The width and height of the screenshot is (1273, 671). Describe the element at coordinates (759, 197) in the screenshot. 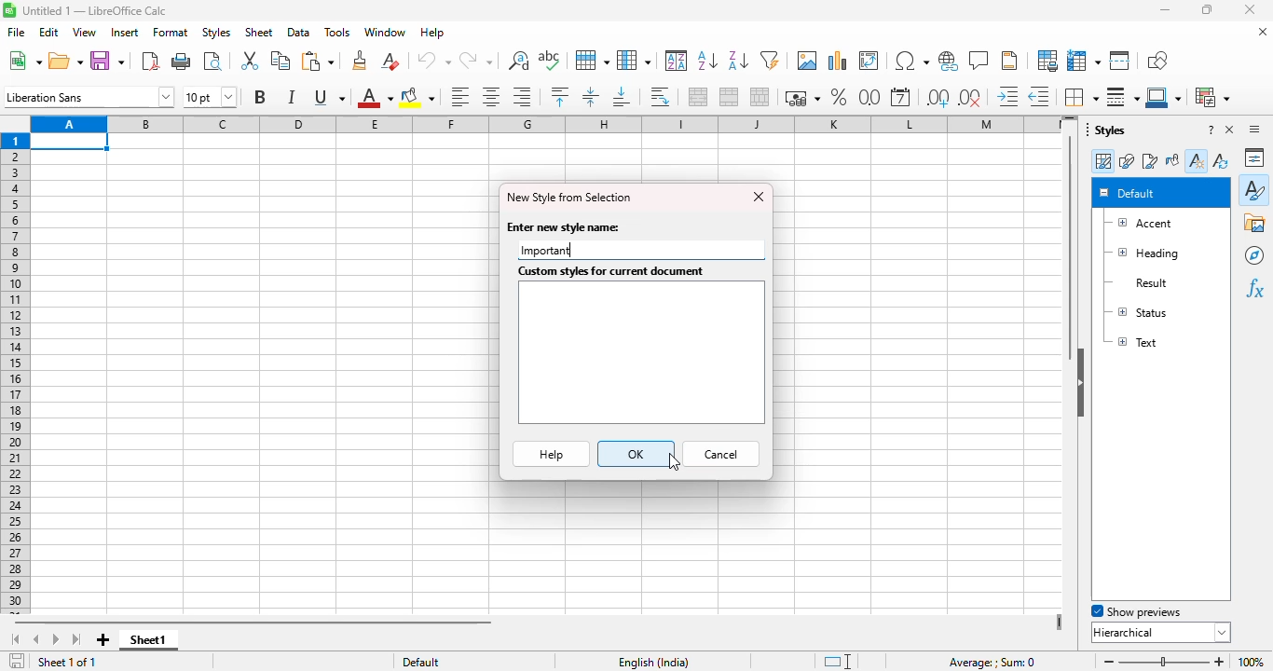

I see `close` at that location.